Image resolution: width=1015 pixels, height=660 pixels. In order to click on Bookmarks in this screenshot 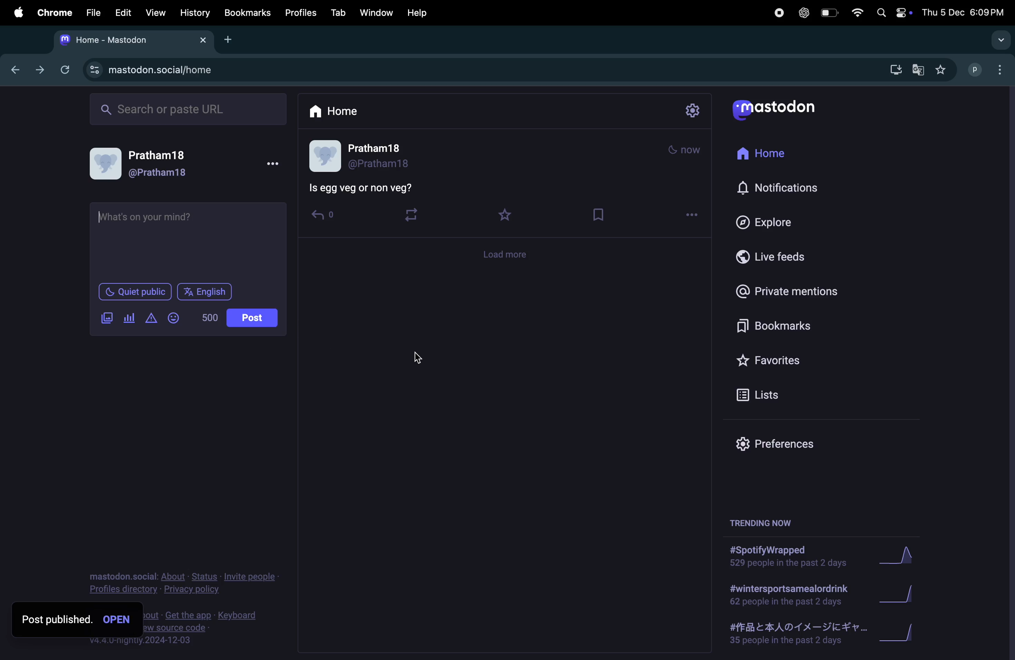, I will do `click(247, 12)`.